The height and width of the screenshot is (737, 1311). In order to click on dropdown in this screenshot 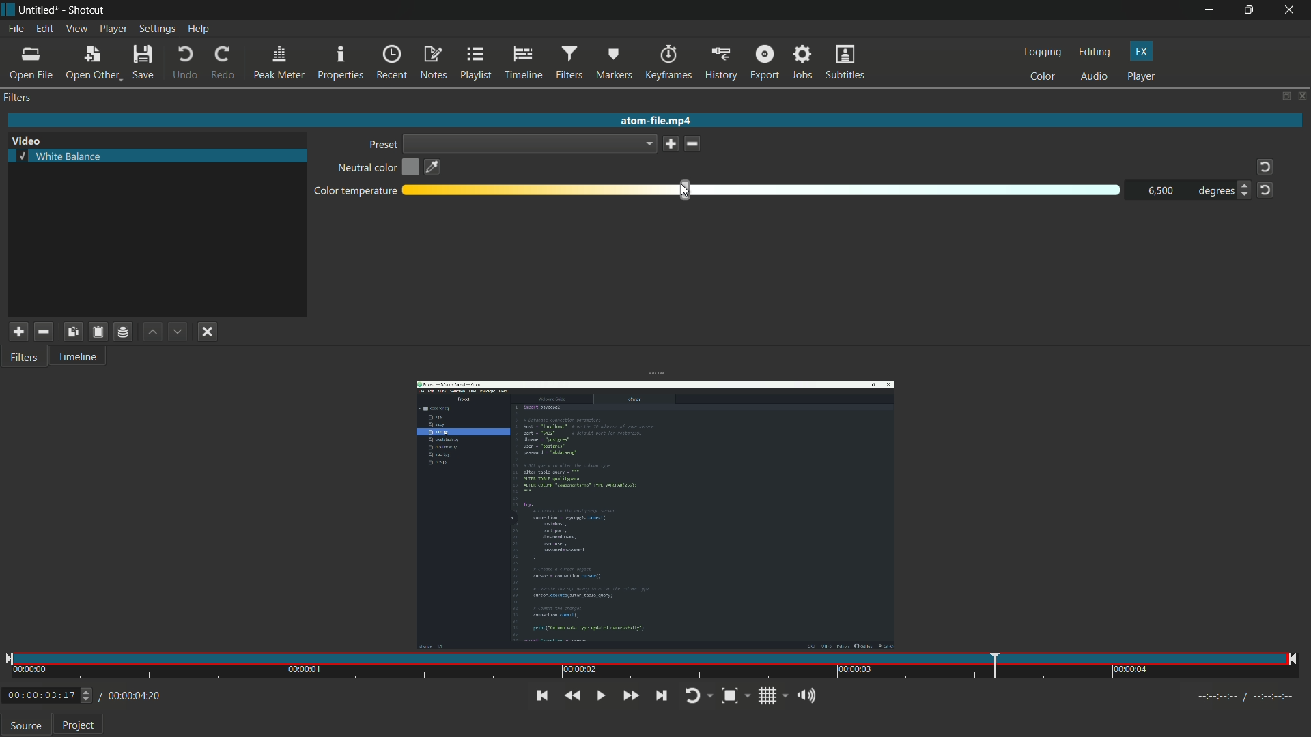, I will do `click(531, 143)`.